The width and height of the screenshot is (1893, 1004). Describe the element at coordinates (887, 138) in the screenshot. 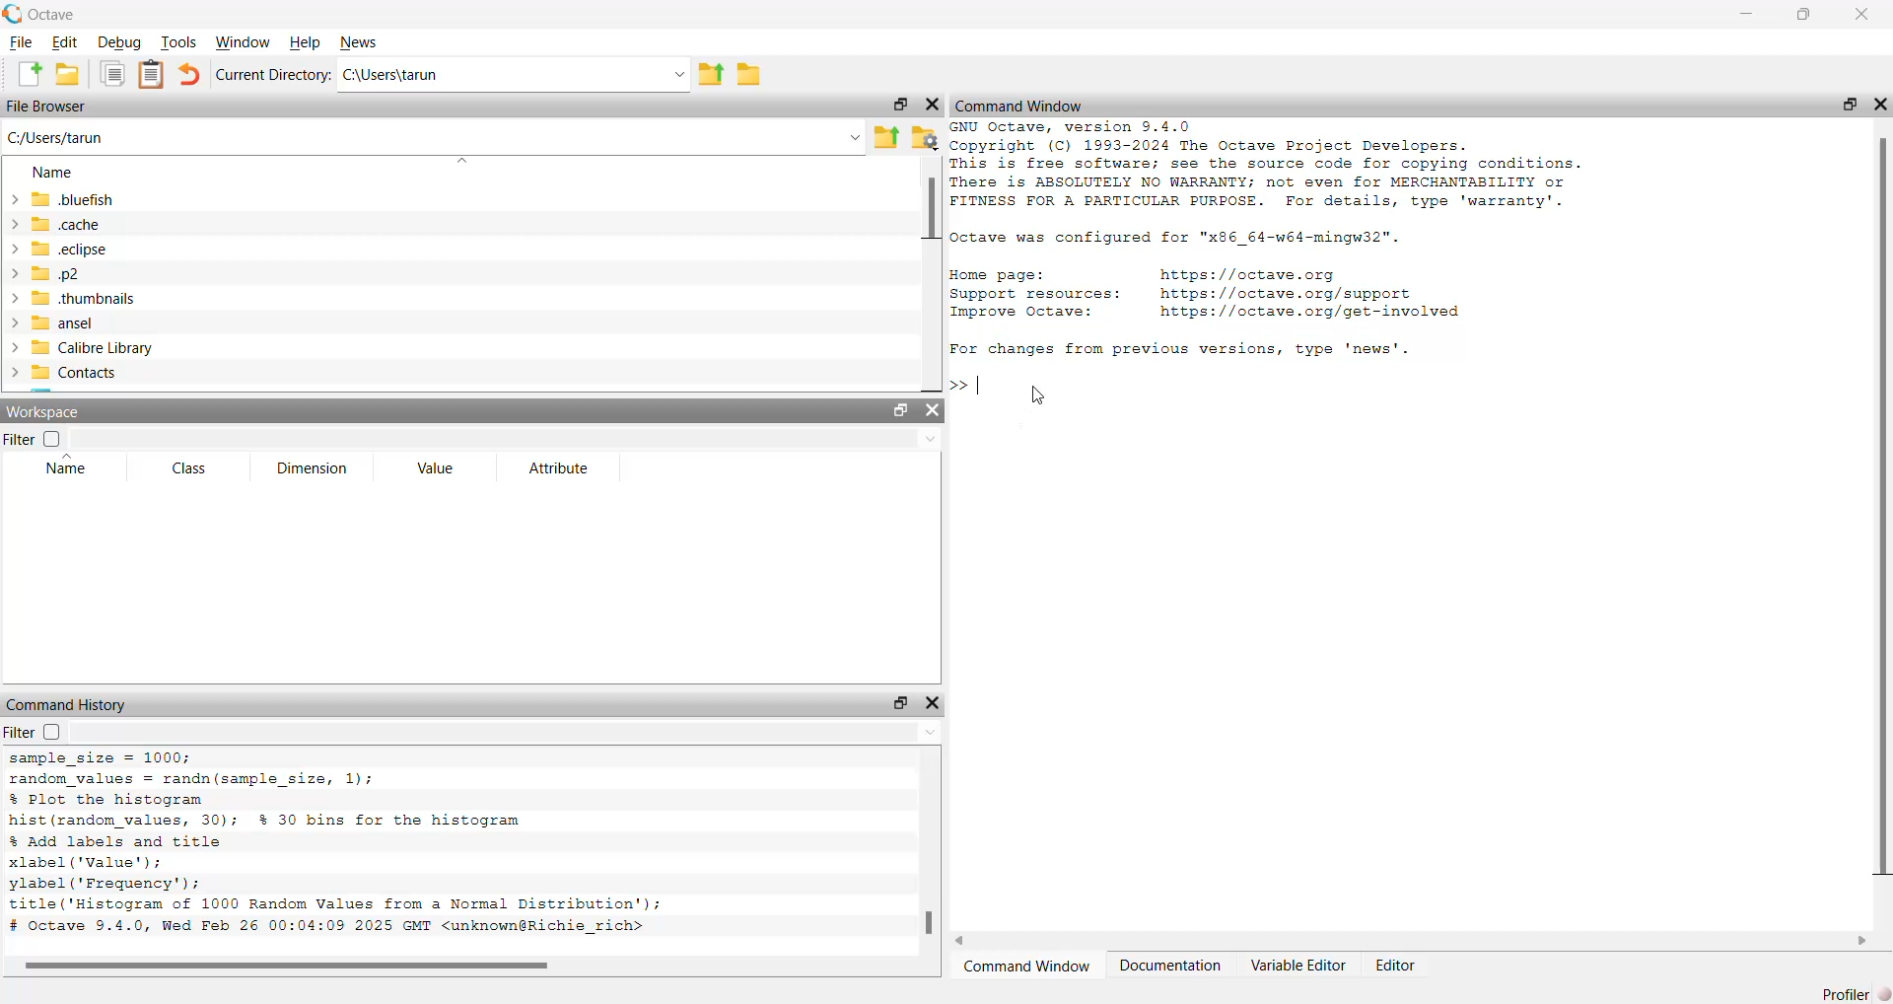

I see `Previous Folder` at that location.